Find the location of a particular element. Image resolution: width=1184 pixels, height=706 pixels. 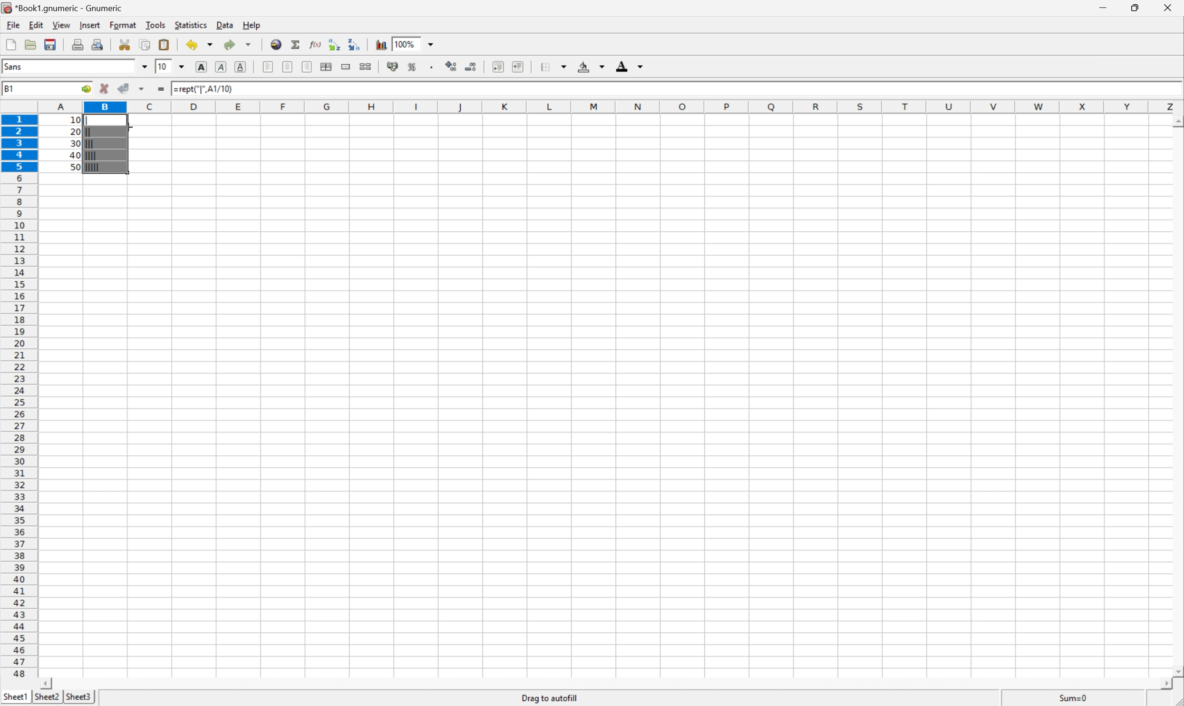

Format the selection as percentage is located at coordinates (410, 67).